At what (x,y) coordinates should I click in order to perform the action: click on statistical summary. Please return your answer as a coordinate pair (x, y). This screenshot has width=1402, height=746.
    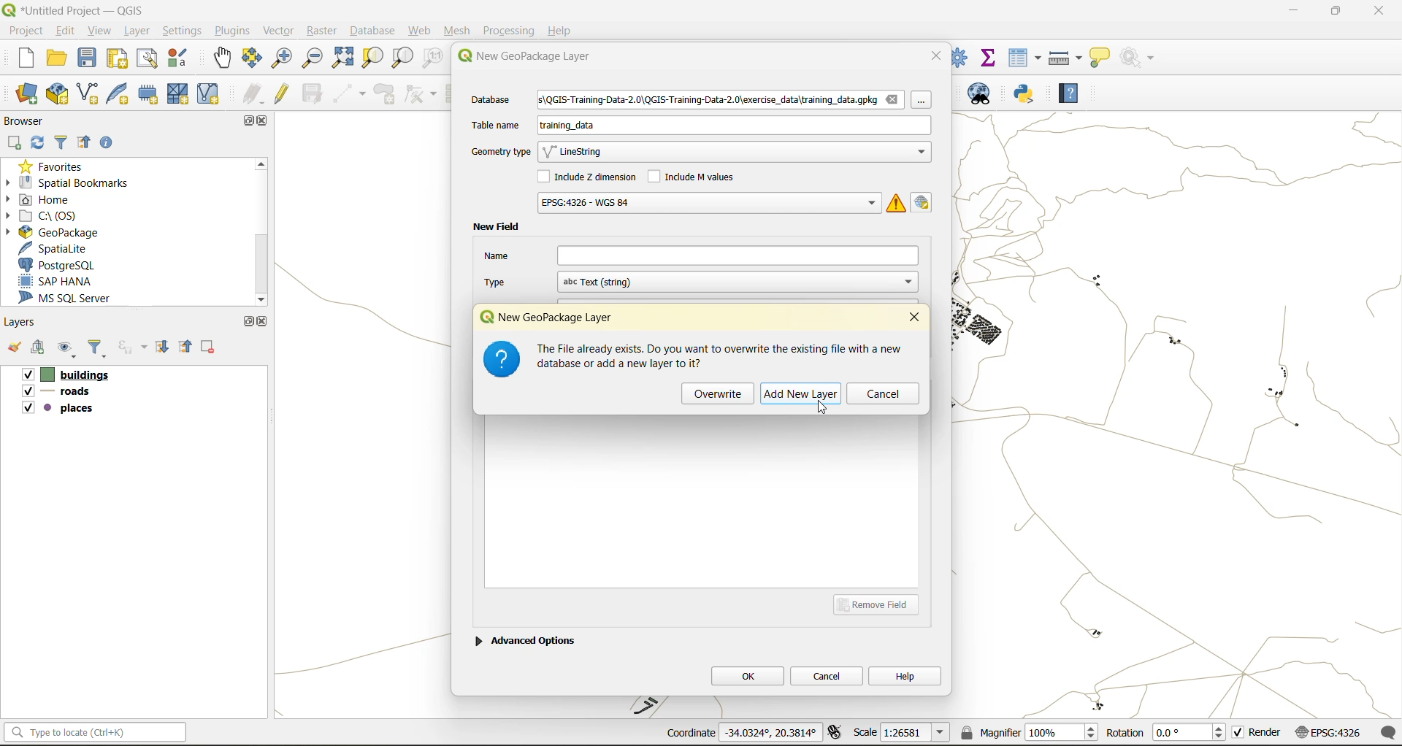
    Looking at the image, I should click on (989, 56).